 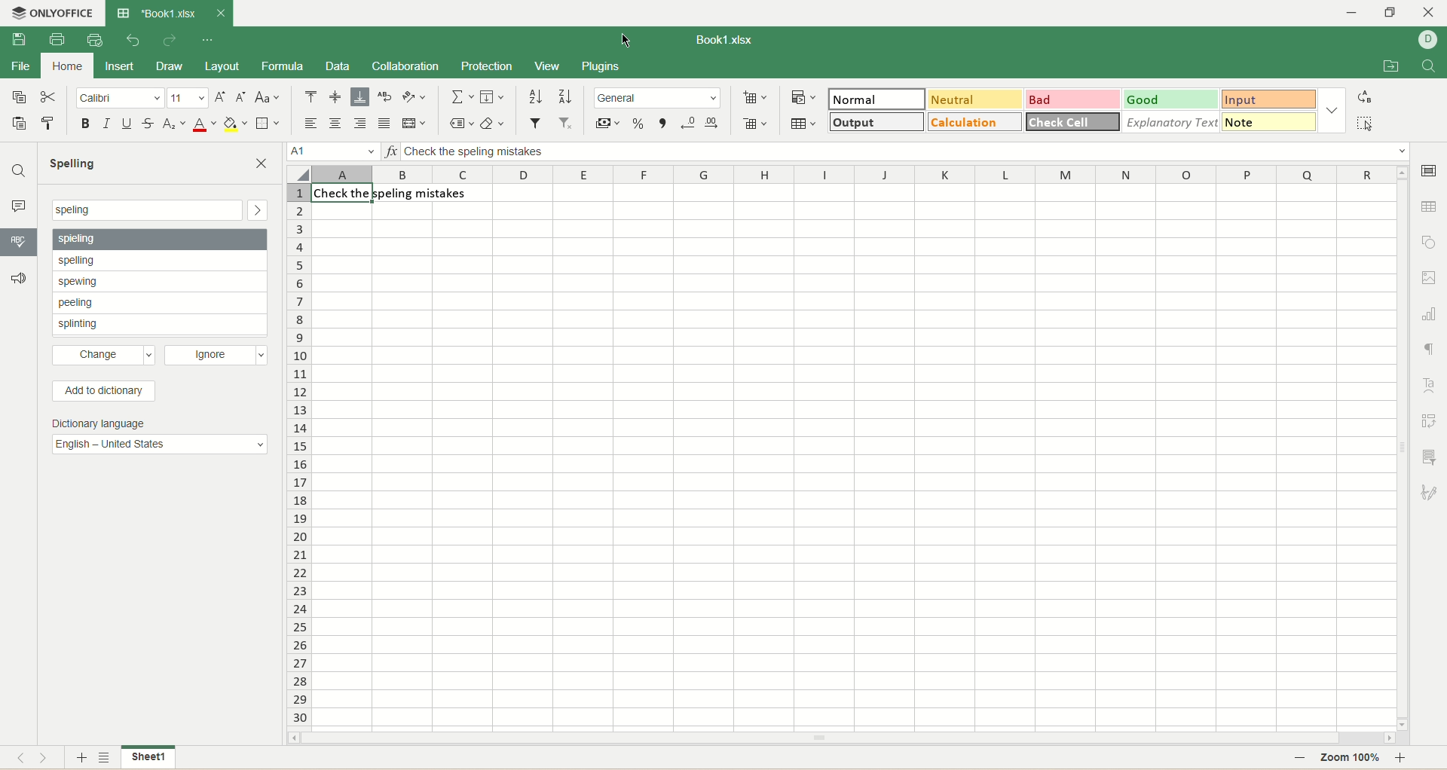 I want to click on remove filter, so click(x=563, y=124).